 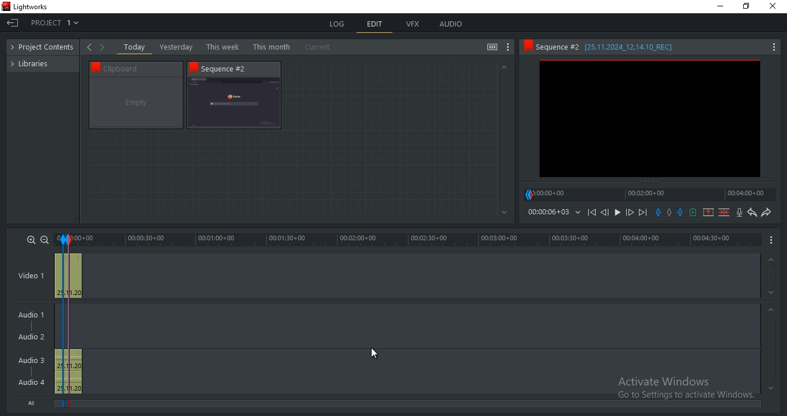 I want to click on audio, so click(x=451, y=24).